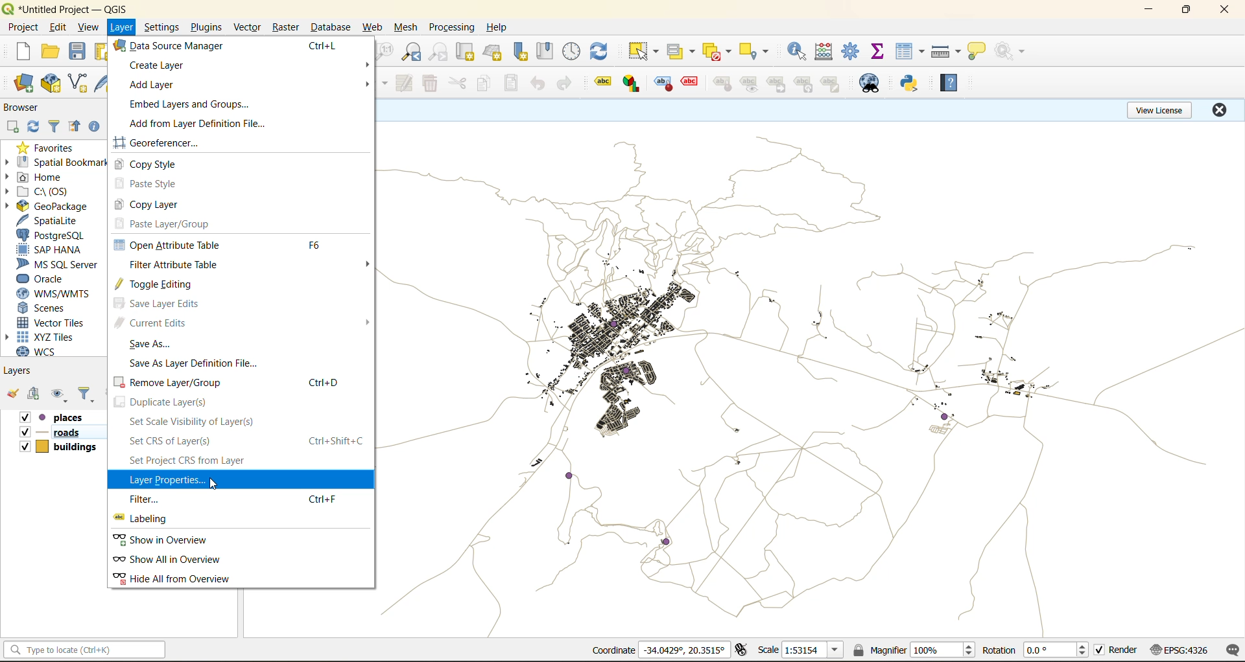 Image resolution: width=1245 pixels, height=662 pixels. Describe the element at coordinates (61, 28) in the screenshot. I see `edit` at that location.